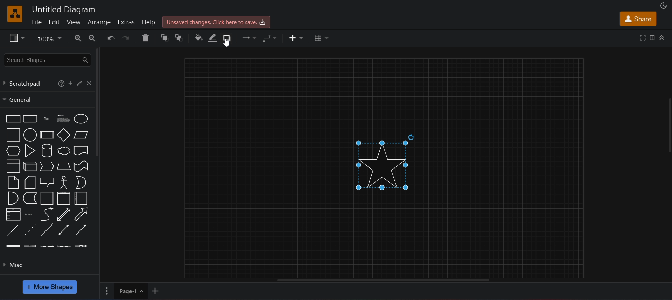 This screenshot has width=672, height=300. Describe the element at coordinates (90, 83) in the screenshot. I see `close` at that location.